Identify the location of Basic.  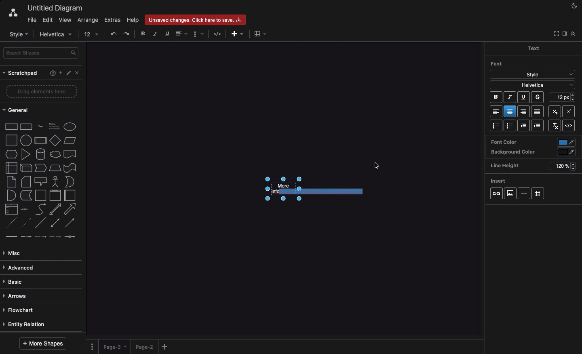
(14, 282).